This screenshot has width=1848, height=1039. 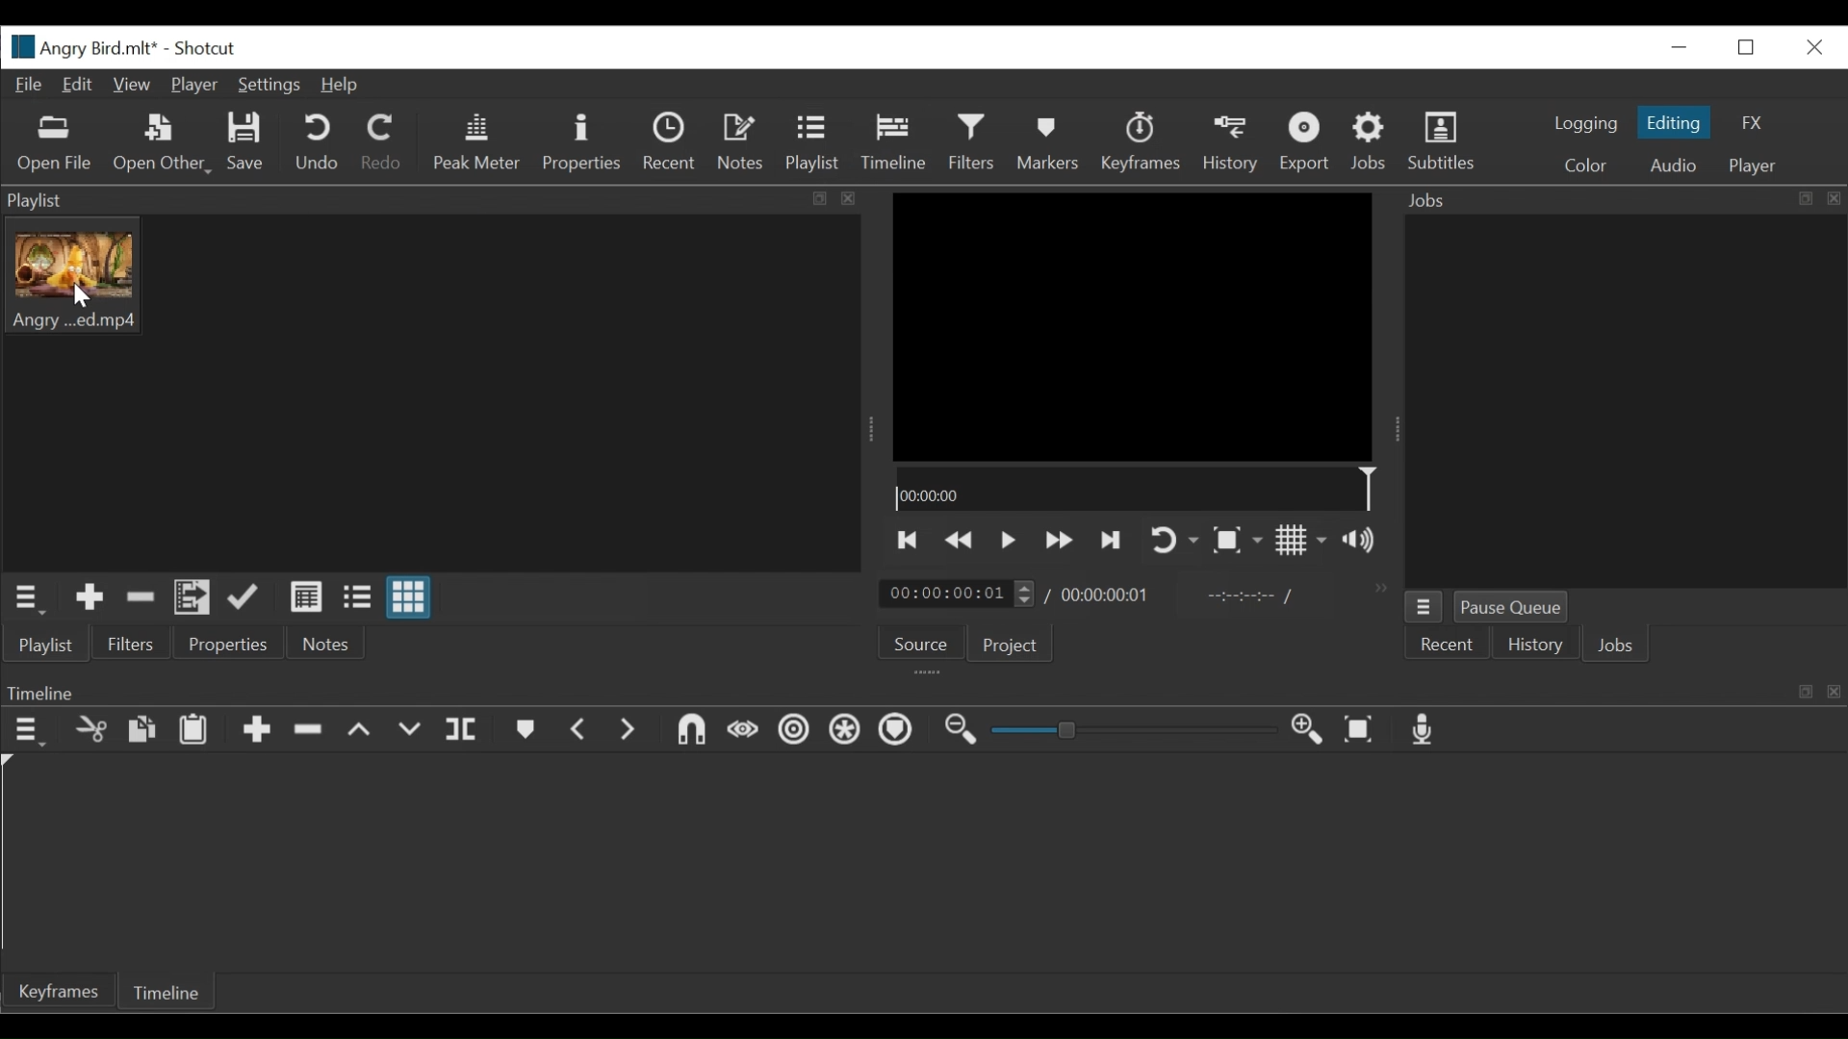 What do you see at coordinates (356, 598) in the screenshot?
I see `View as files` at bounding box center [356, 598].